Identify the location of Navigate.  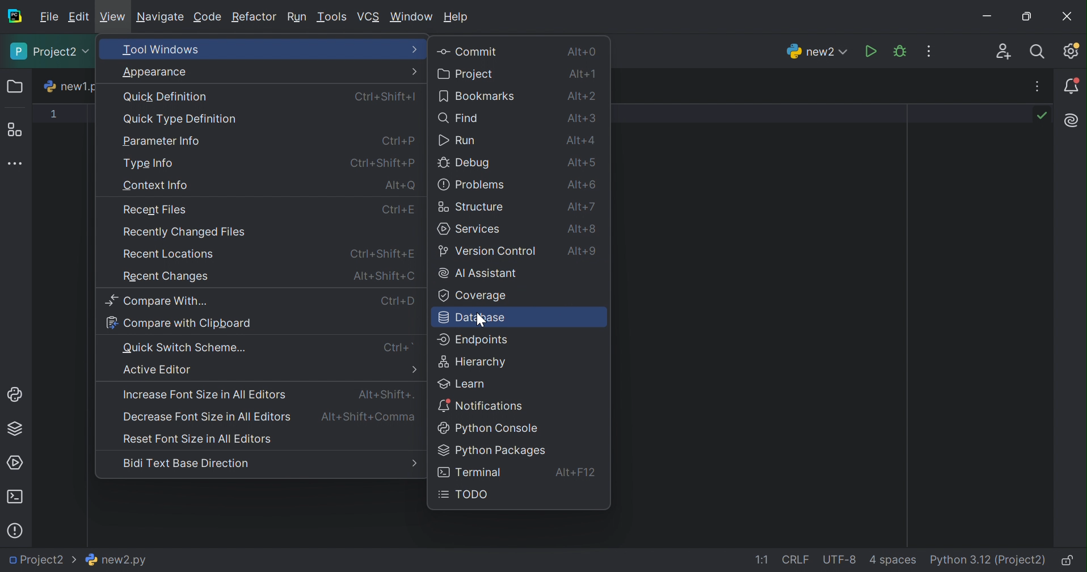
(159, 17).